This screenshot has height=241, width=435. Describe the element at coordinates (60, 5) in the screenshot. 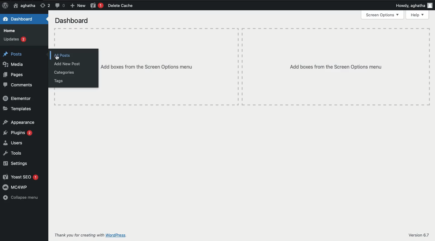

I see `Messages` at that location.